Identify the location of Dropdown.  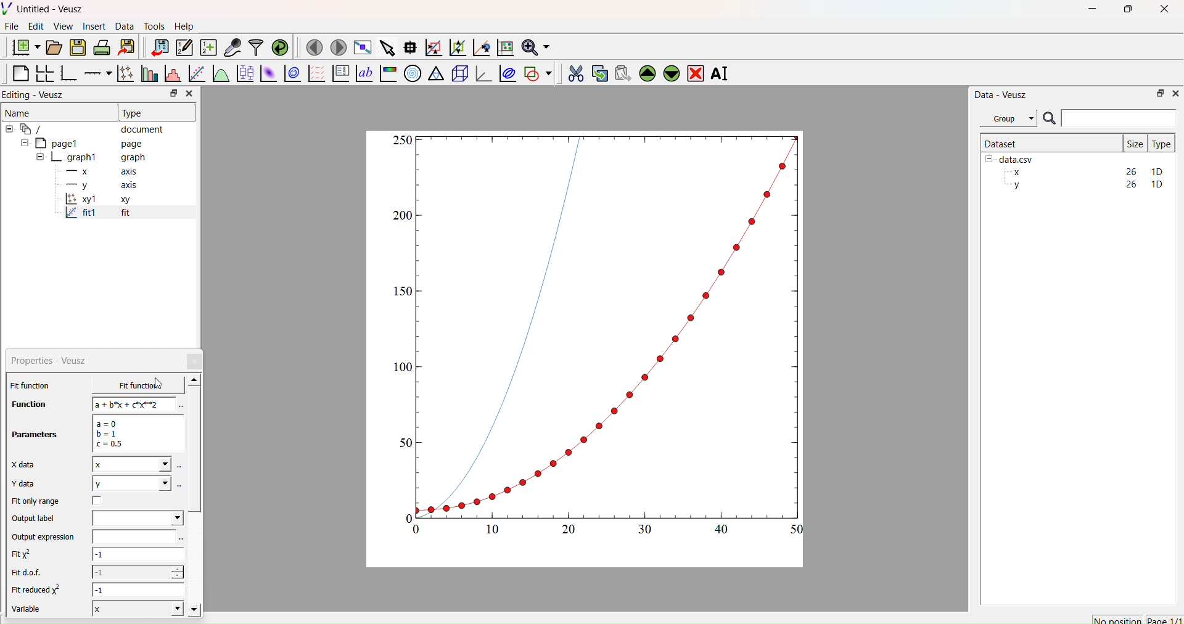
(138, 518).